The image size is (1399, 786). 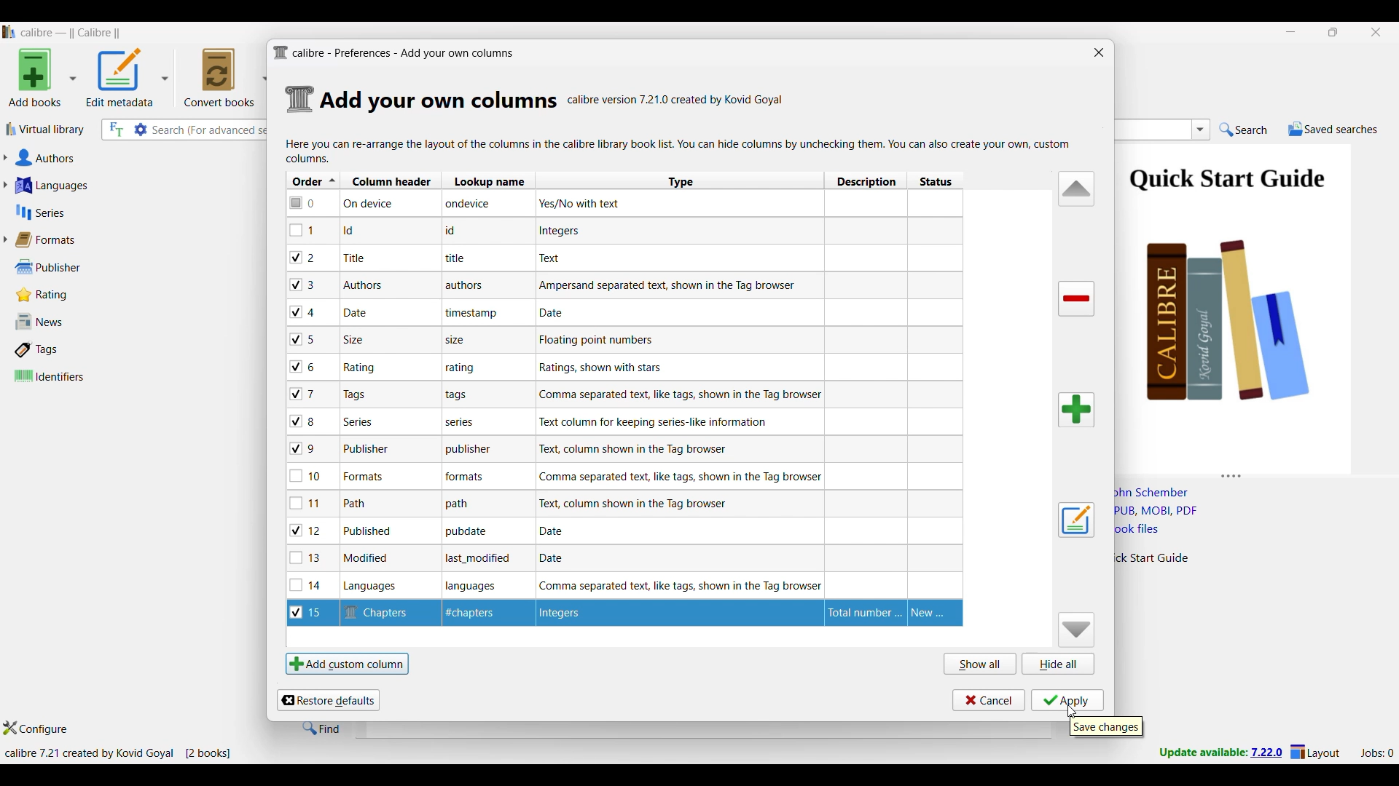 I want to click on Software logo, so click(x=9, y=32).